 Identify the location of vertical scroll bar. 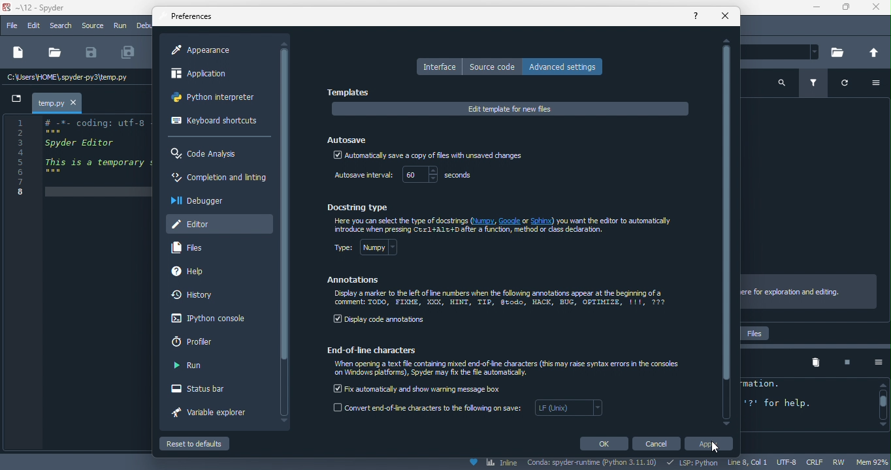
(882, 405).